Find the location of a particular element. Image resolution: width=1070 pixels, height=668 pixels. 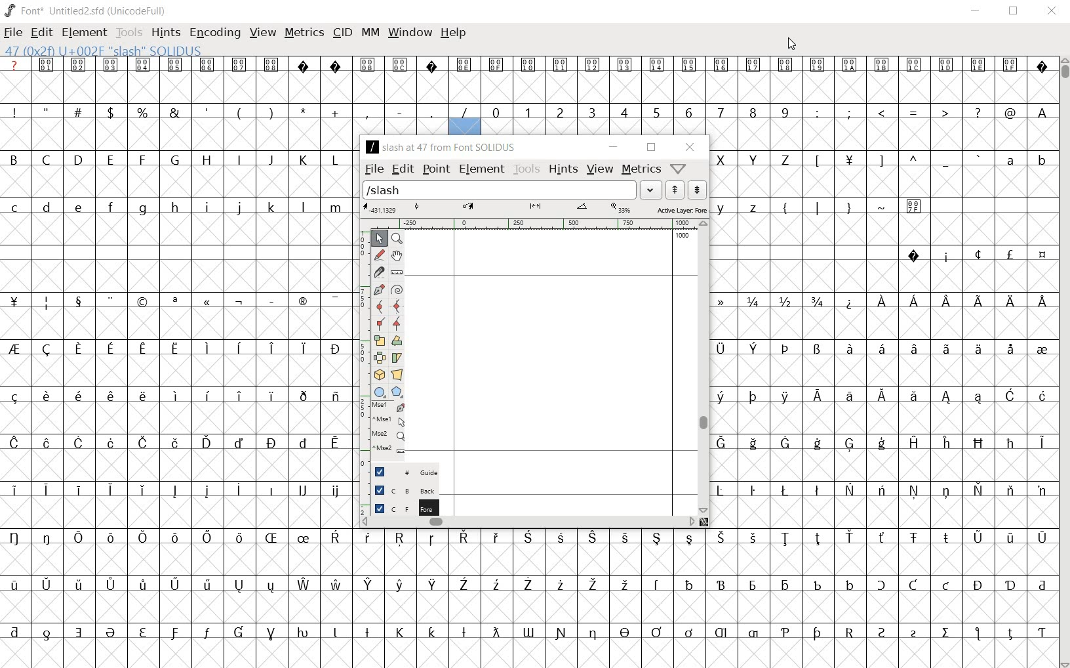

special letters is located at coordinates (526, 585).